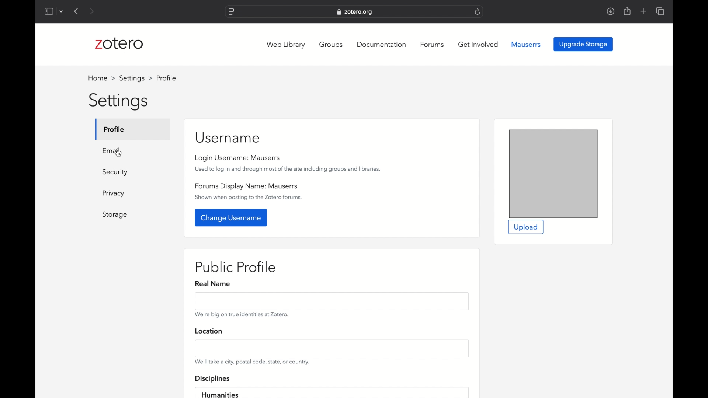  I want to click on forums, so click(433, 45).